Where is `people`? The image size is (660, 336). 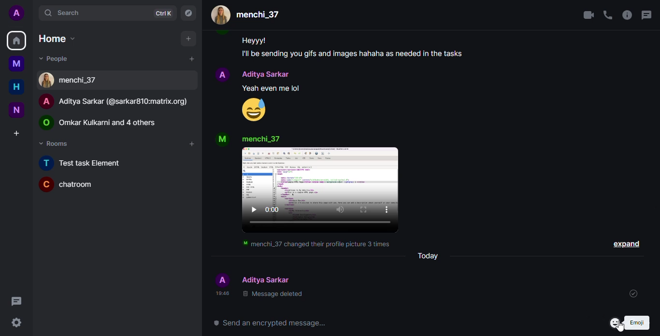
people is located at coordinates (55, 58).